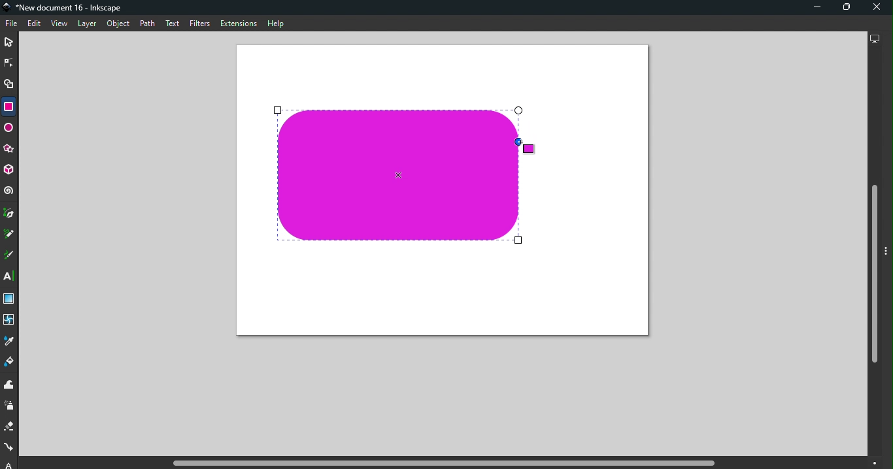 This screenshot has height=469, width=893. I want to click on Cursor, so click(526, 145).